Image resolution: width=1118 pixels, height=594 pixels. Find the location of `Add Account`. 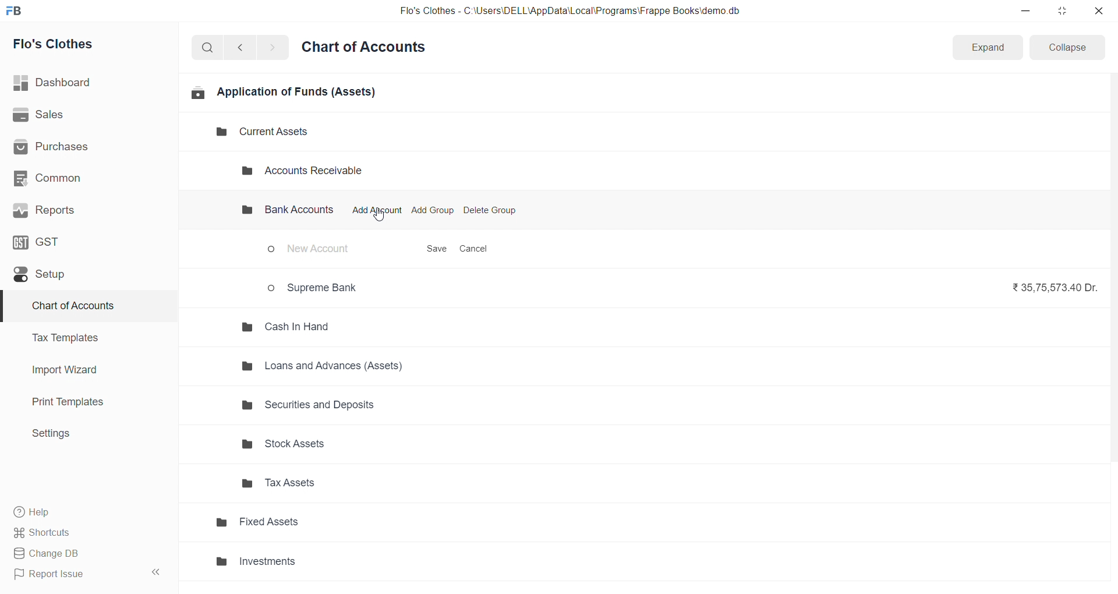

Add Account is located at coordinates (376, 210).